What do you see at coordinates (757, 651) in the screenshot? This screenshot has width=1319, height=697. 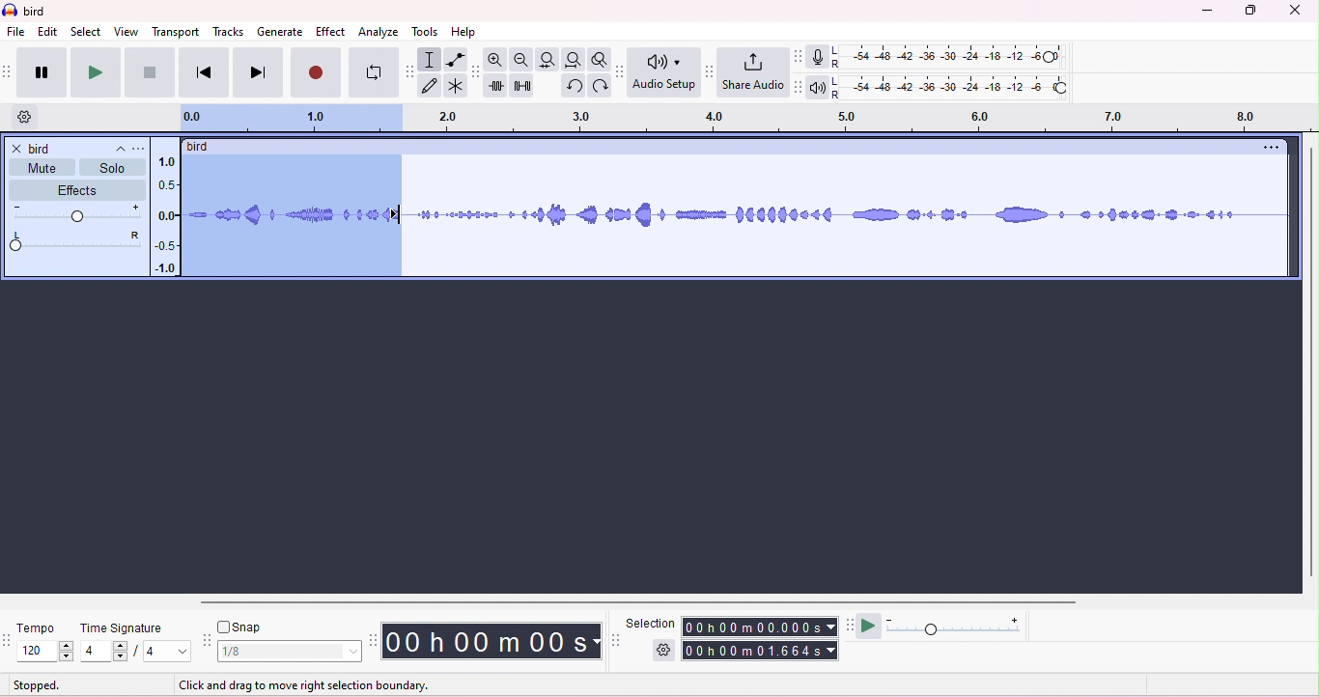 I see `00h 00m01.656s (end time) ` at bounding box center [757, 651].